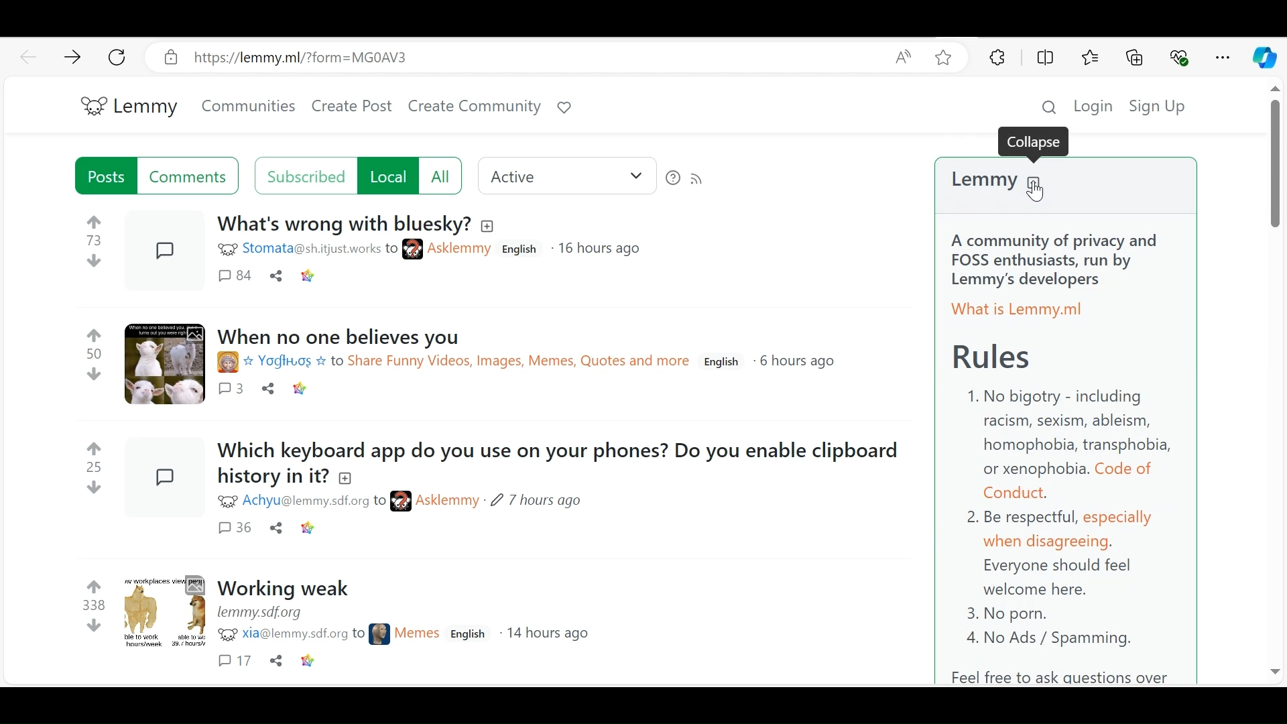 This screenshot has width=1287, height=724. What do you see at coordinates (565, 449) in the screenshot?
I see `Title` at bounding box center [565, 449].